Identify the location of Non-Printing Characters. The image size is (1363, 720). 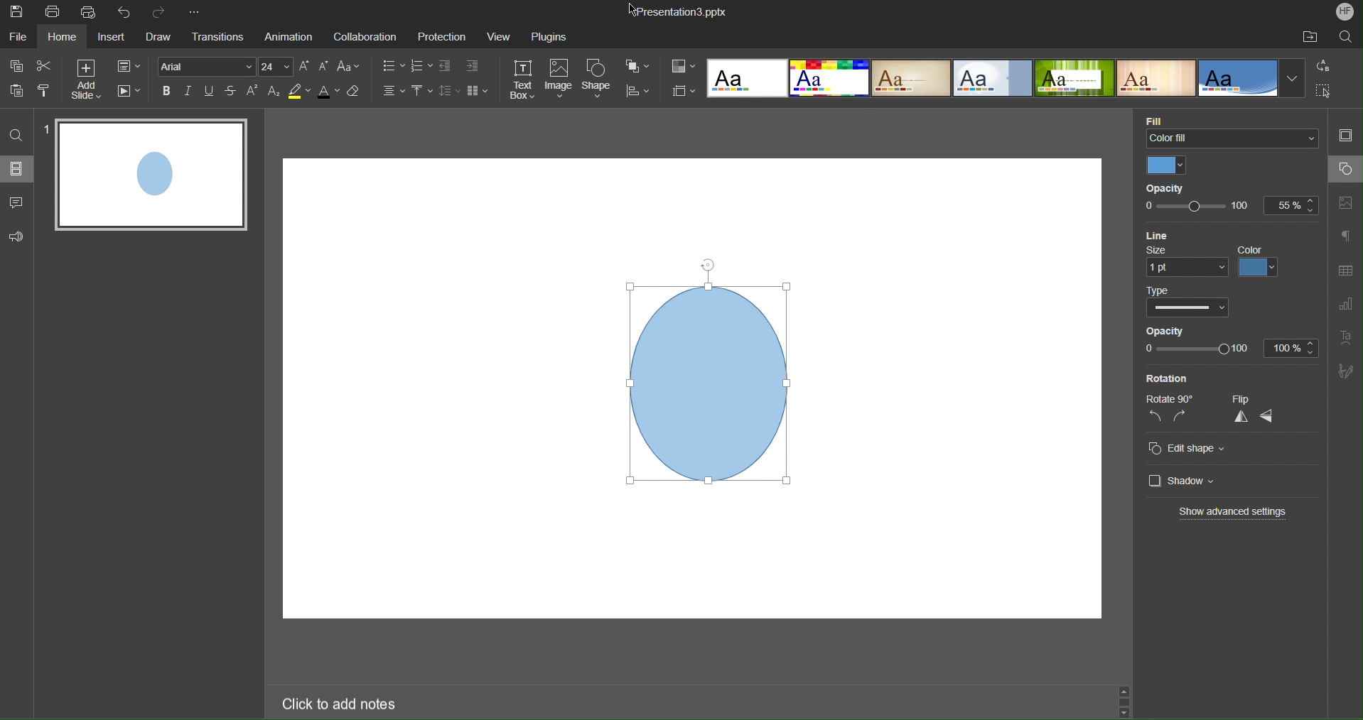
(1346, 237).